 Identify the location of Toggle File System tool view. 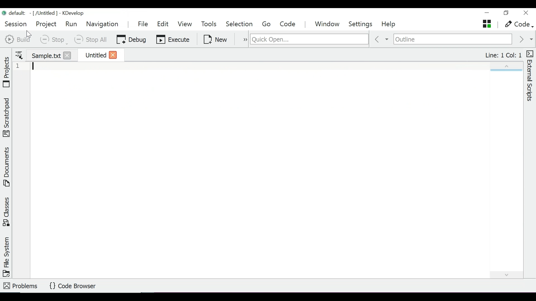
(5, 256).